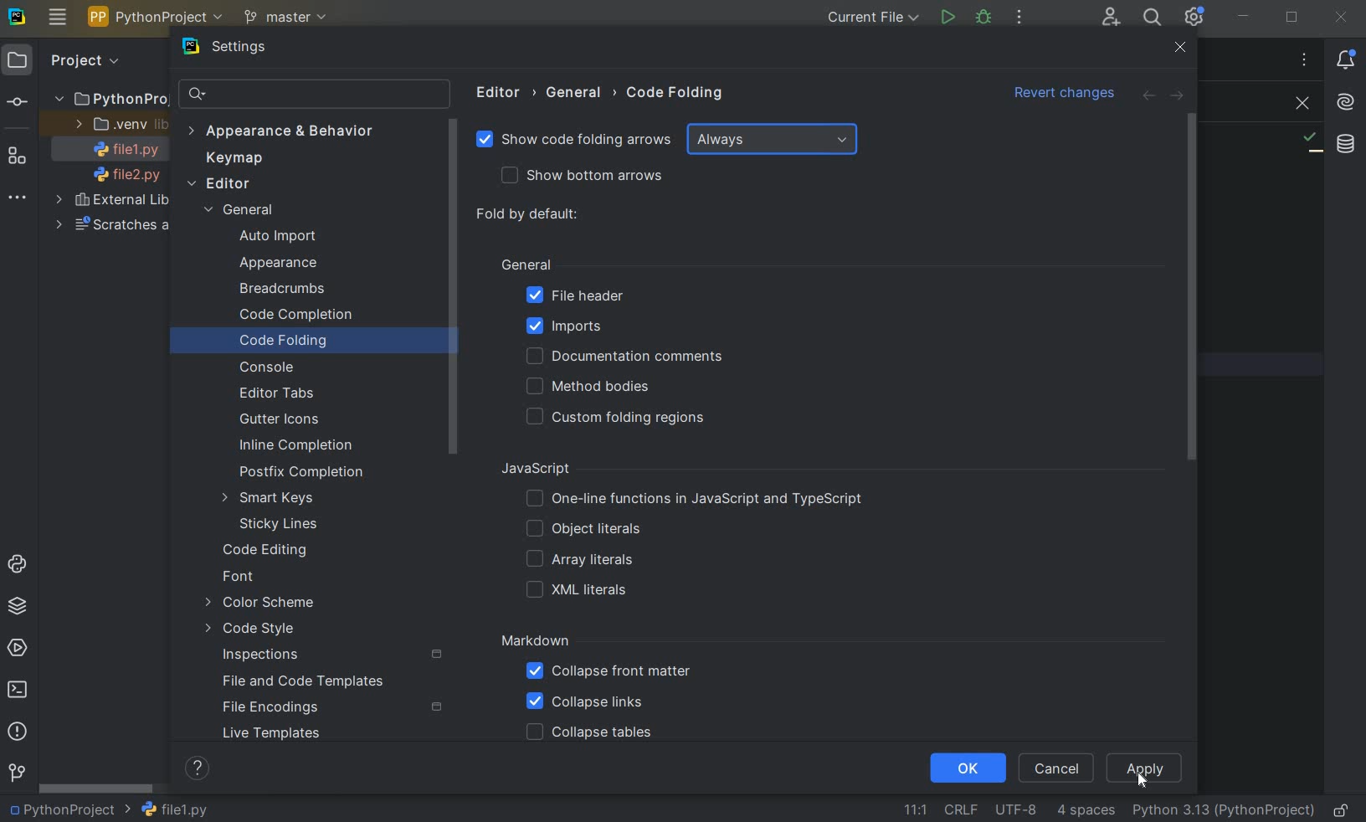  What do you see at coordinates (294, 265) in the screenshot?
I see `APPEARANCE` at bounding box center [294, 265].